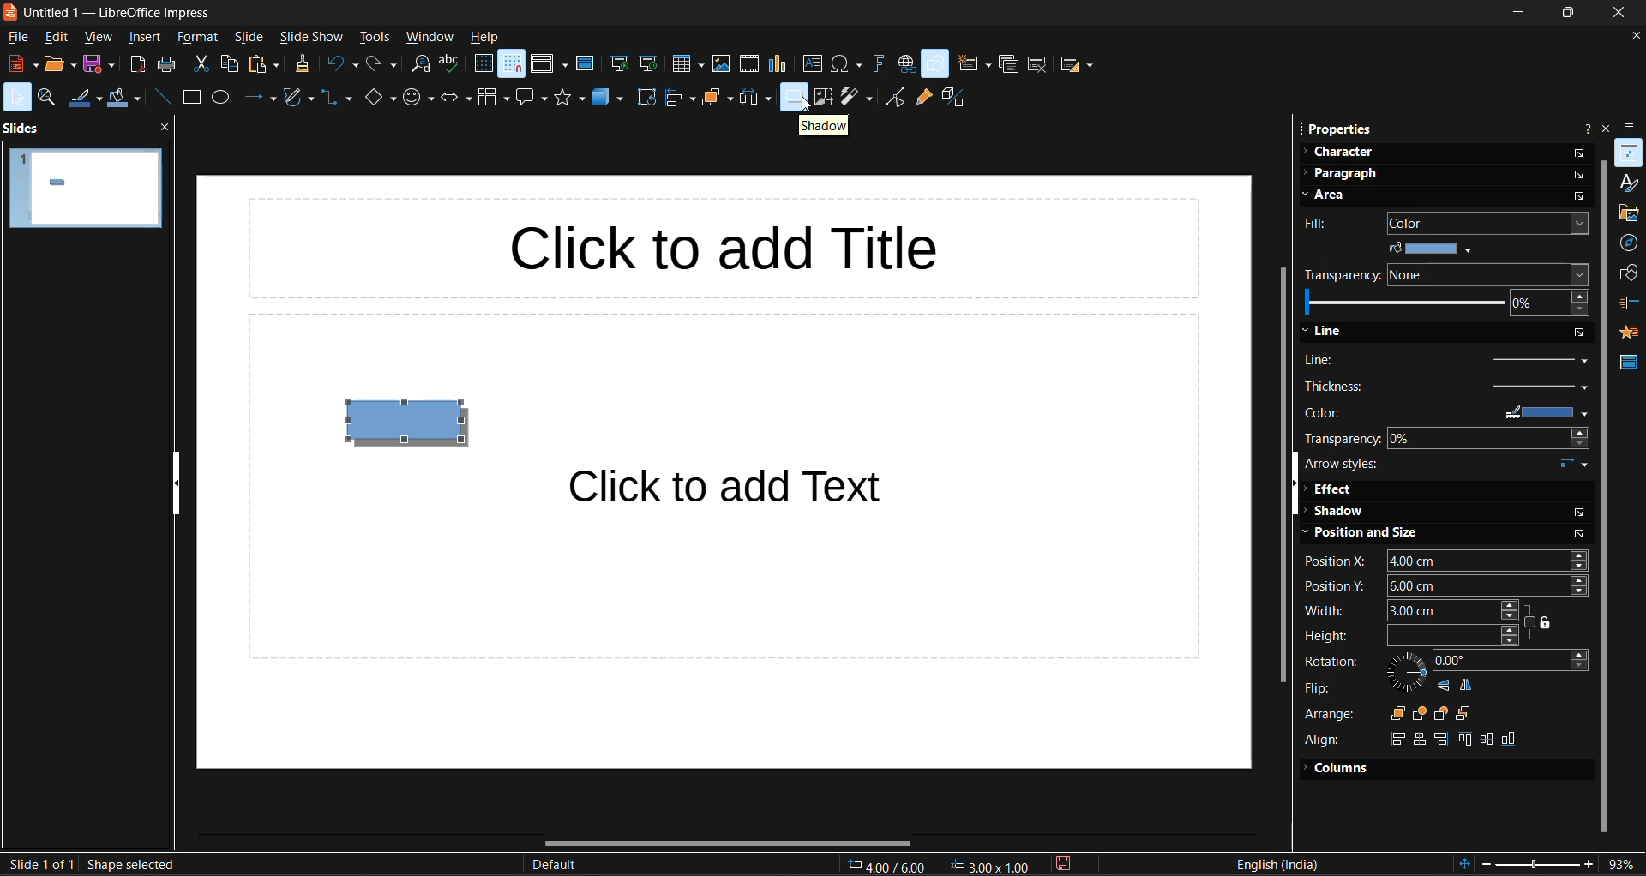  Describe the element at coordinates (1444, 740) in the screenshot. I see `right` at that location.